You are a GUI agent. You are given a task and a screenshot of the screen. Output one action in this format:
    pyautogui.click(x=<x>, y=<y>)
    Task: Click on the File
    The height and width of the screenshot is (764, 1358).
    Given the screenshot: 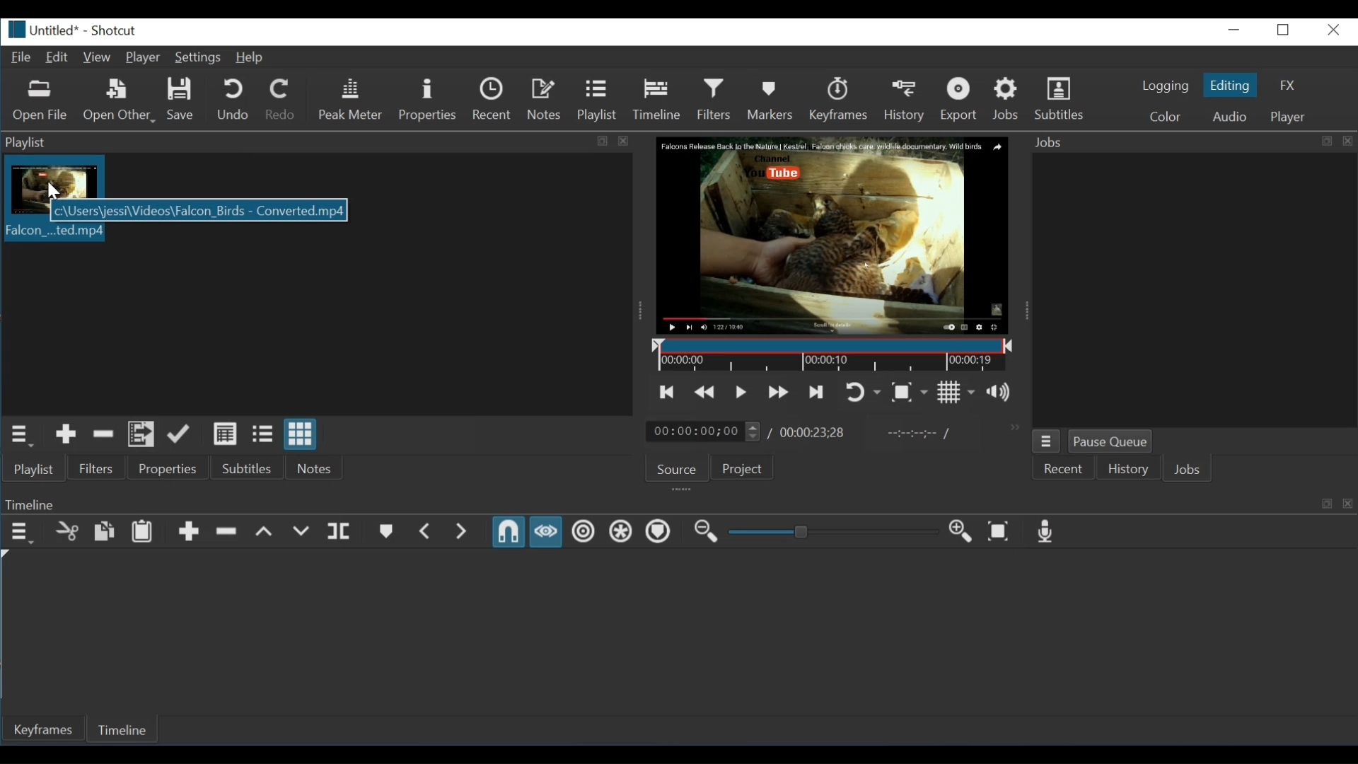 What is the action you would take?
    pyautogui.click(x=19, y=56)
    